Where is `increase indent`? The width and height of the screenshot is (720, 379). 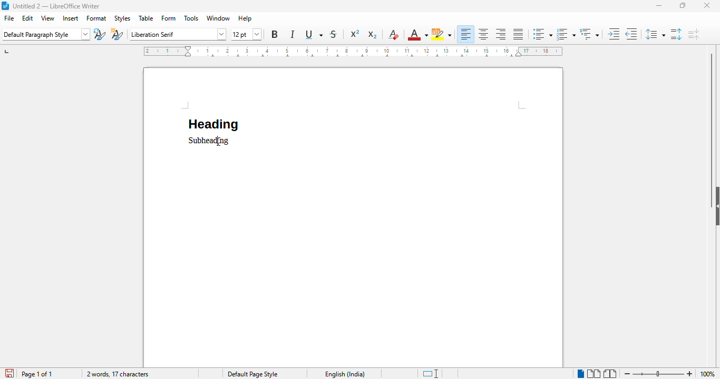 increase indent is located at coordinates (613, 34).